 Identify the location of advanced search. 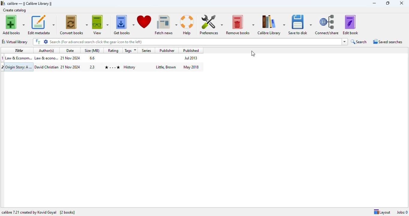
(46, 41).